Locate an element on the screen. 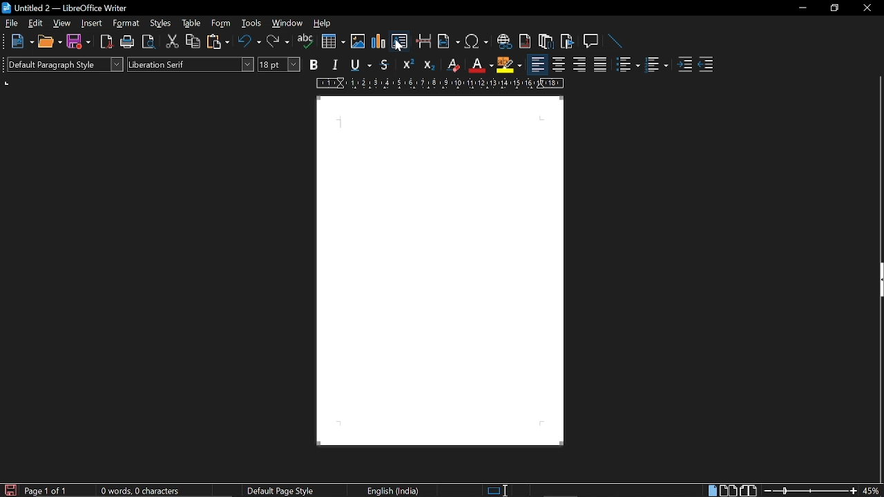 The height and width of the screenshot is (497, 884). format is located at coordinates (128, 24).